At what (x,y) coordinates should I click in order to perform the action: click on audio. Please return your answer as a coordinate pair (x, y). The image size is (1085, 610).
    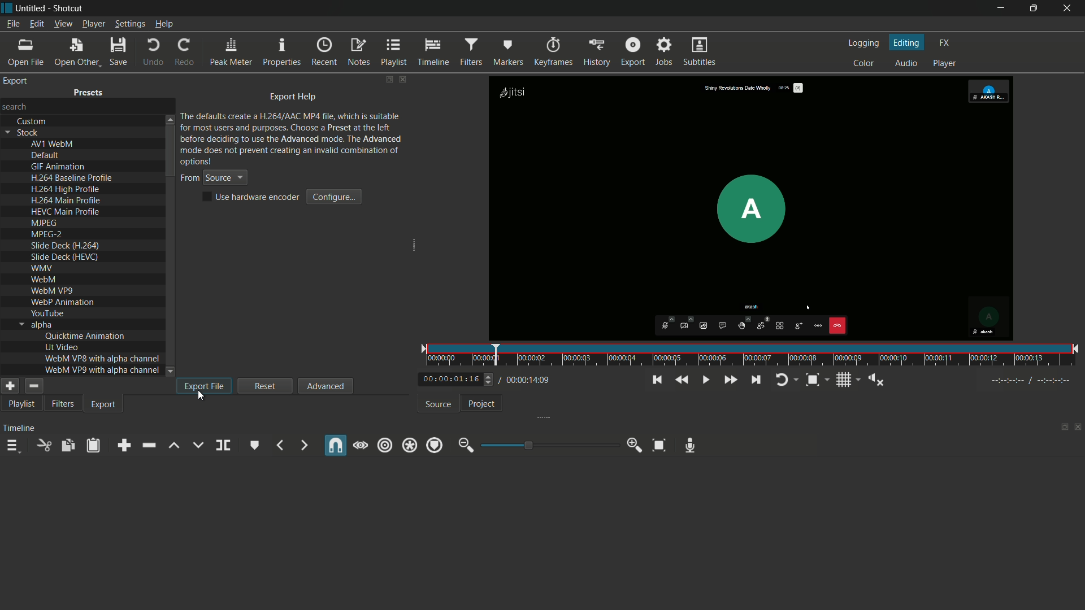
    Looking at the image, I should click on (906, 64).